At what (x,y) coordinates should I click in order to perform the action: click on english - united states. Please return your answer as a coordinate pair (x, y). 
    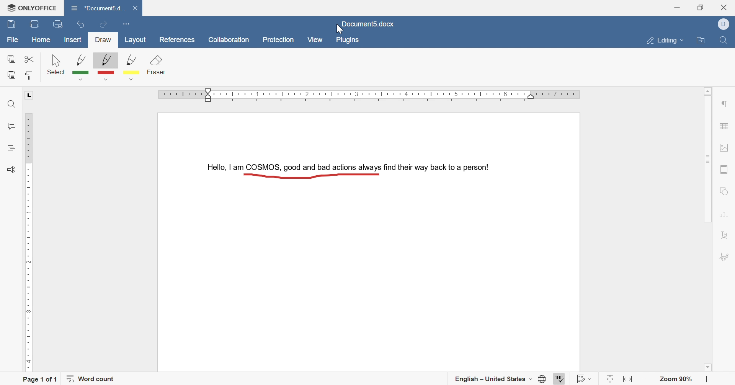
    Looking at the image, I should click on (493, 380).